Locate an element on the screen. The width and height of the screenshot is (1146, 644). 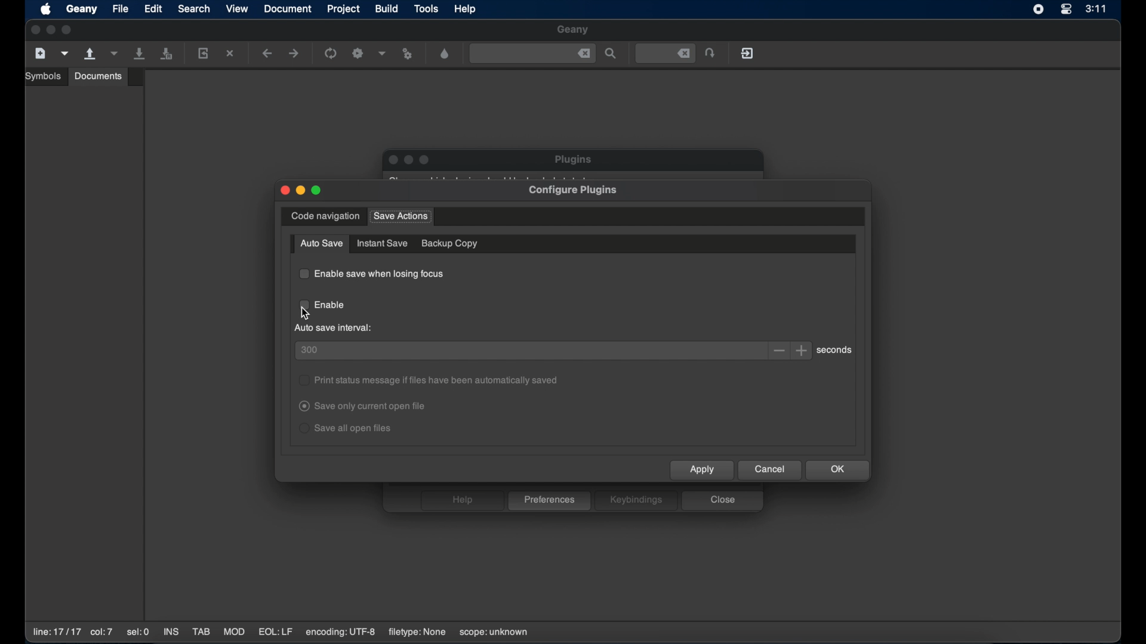
search is located at coordinates (194, 8).